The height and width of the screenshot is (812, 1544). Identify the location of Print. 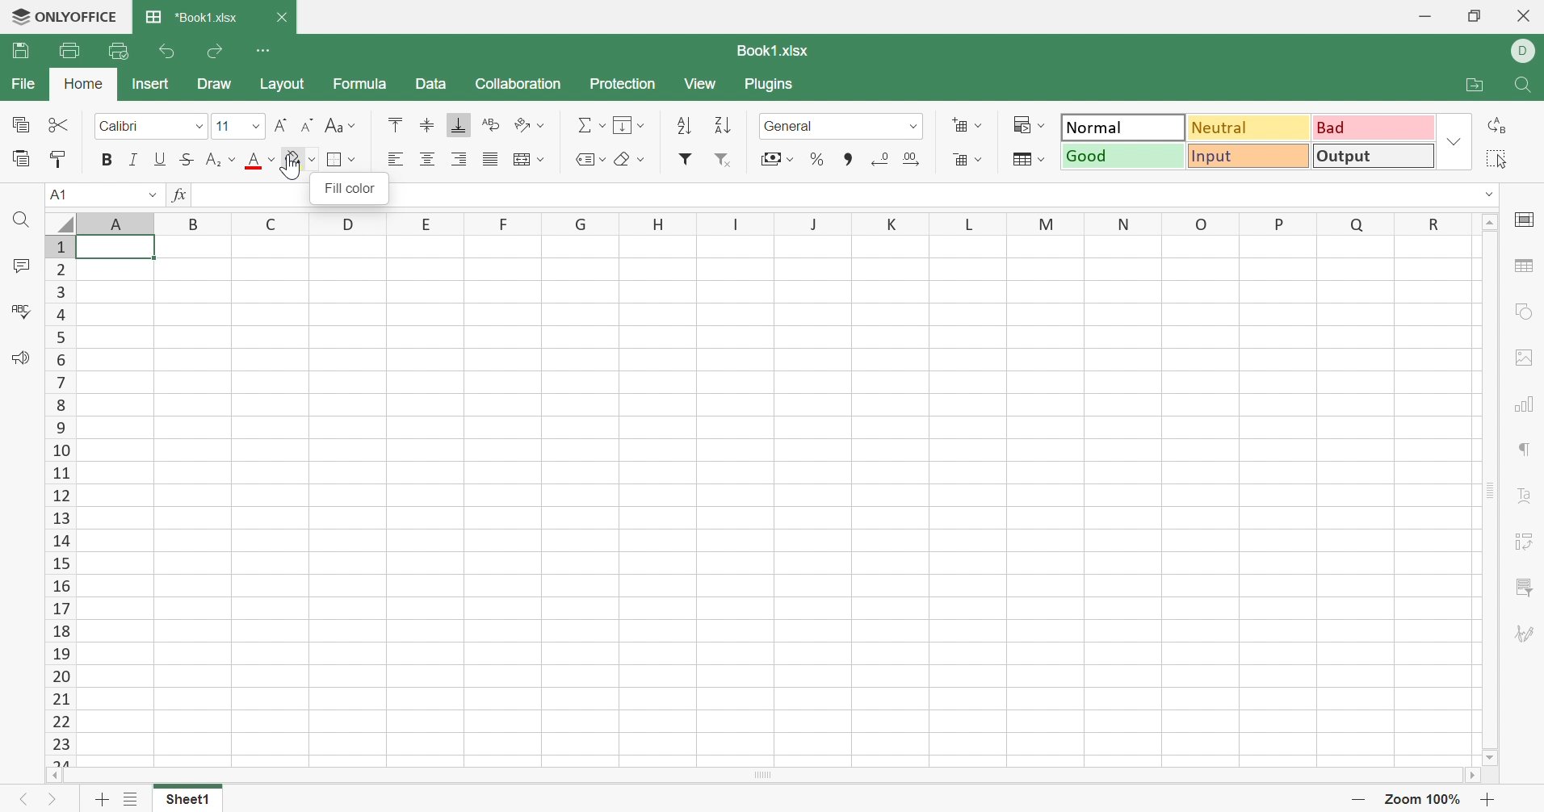
(69, 48).